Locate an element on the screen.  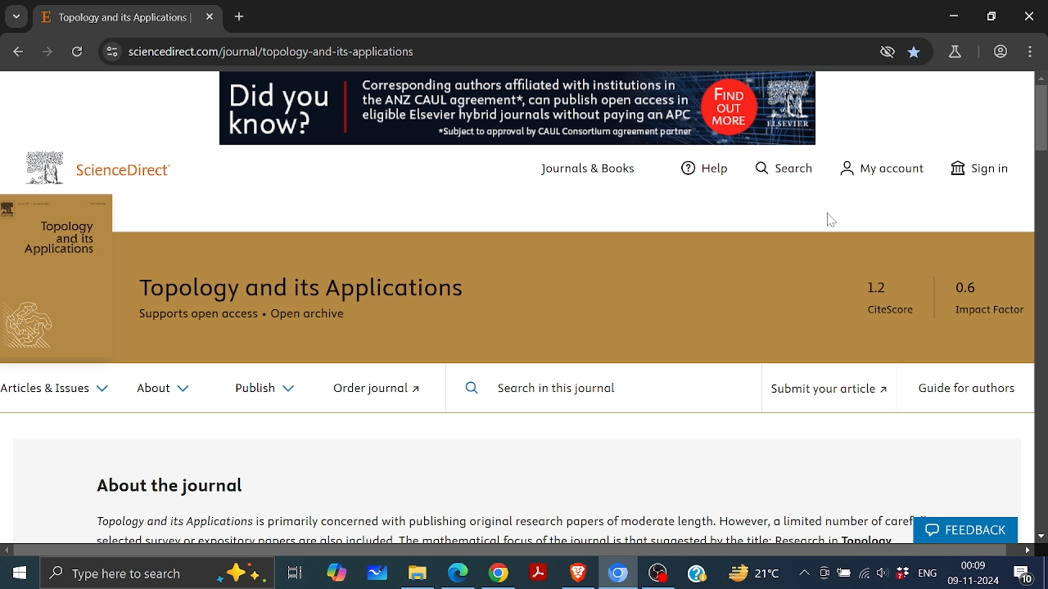
Brave browser is located at coordinates (579, 573).